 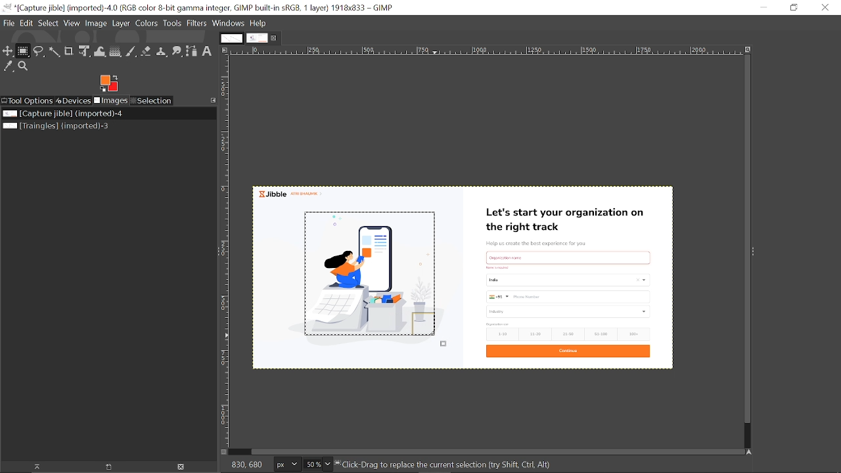 I want to click on Current image file, so click(x=61, y=113).